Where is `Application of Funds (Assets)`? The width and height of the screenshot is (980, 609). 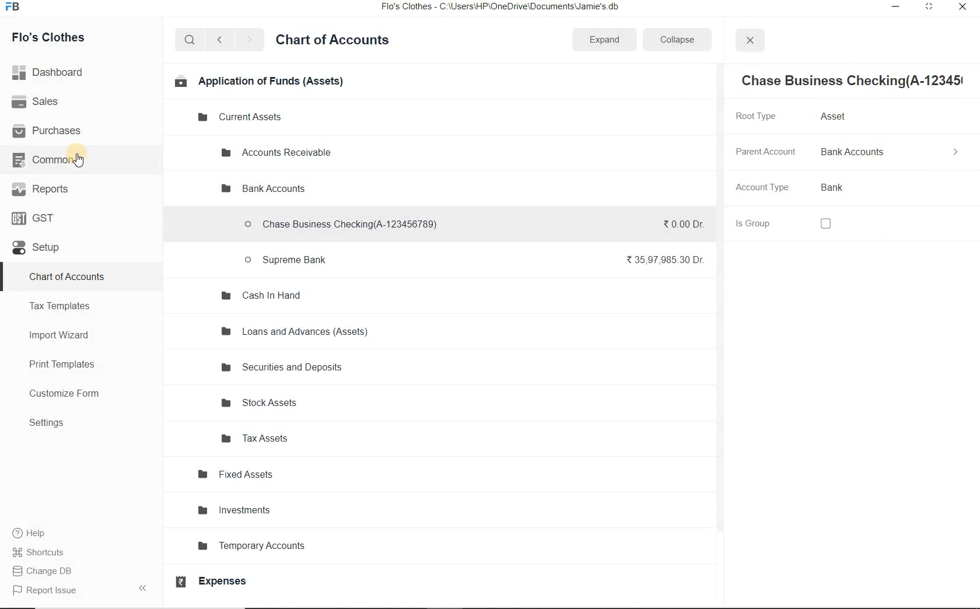 Application of Funds (Assets) is located at coordinates (261, 82).